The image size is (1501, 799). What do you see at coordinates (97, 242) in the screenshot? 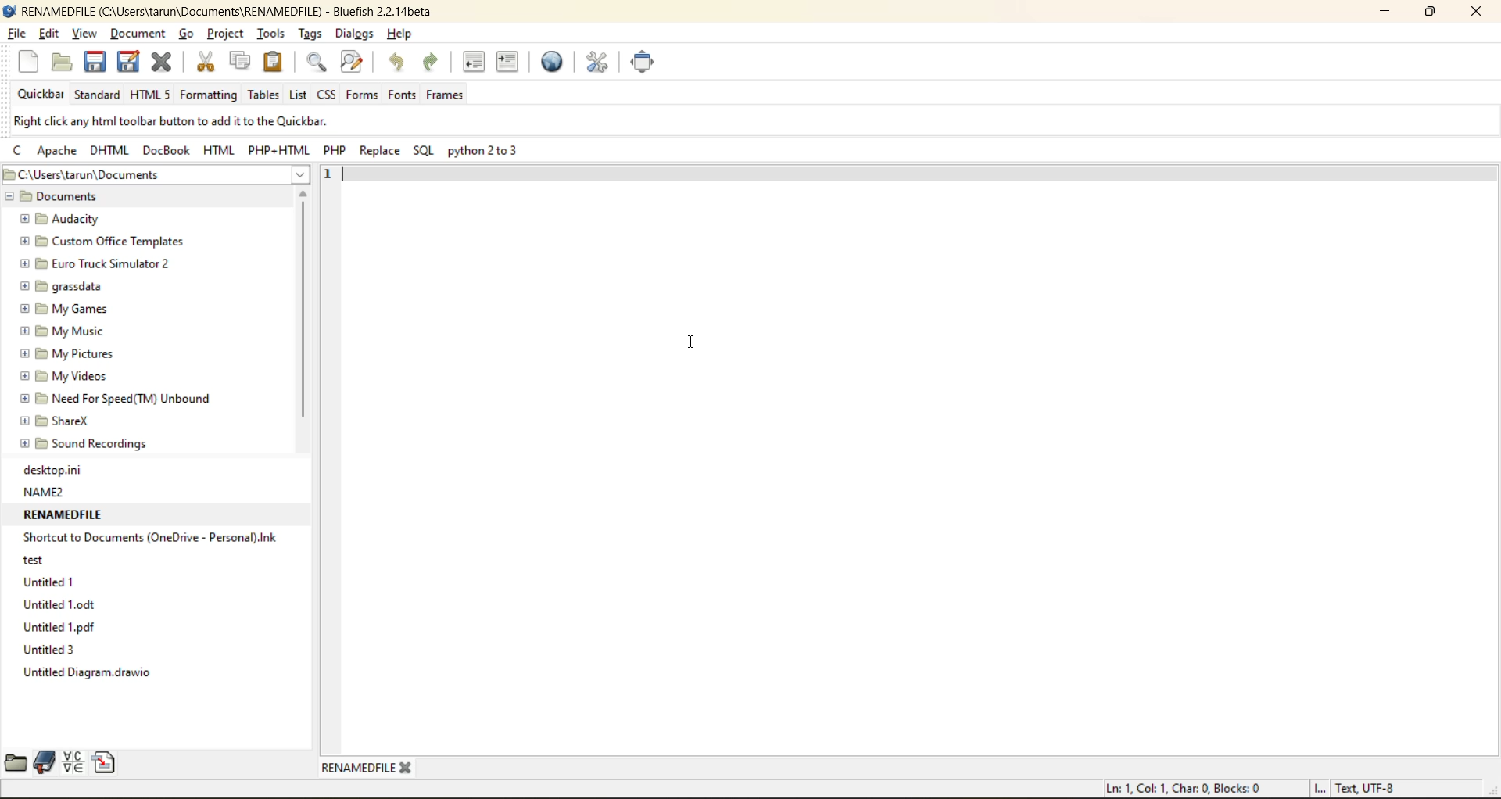
I see `Custom Office Templates` at bounding box center [97, 242].